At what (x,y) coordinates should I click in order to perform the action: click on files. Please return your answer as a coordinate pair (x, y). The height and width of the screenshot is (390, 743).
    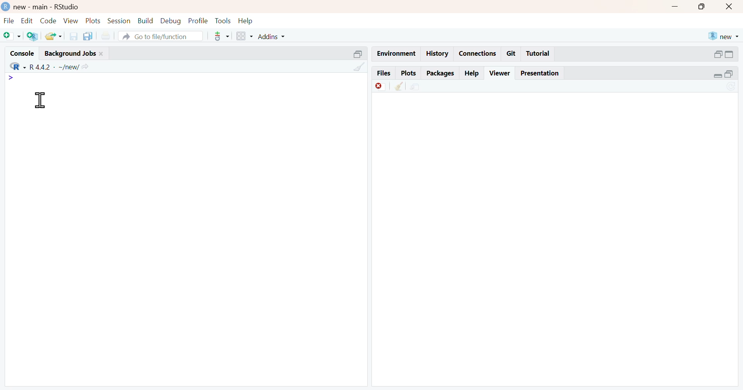
    Looking at the image, I should click on (384, 73).